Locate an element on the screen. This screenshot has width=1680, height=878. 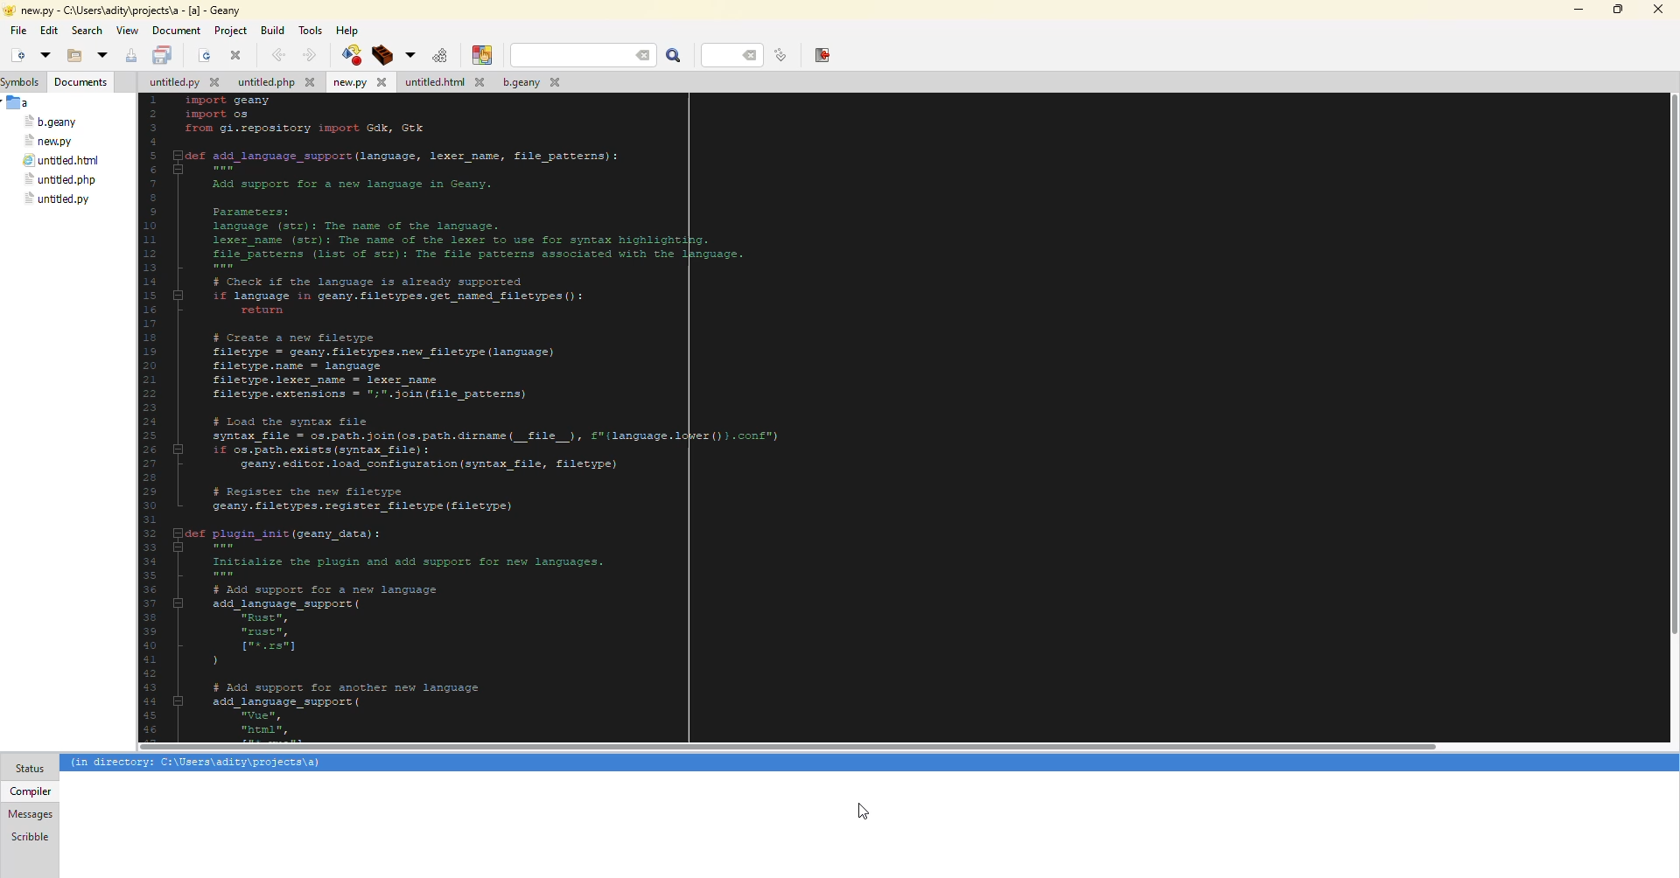
scroll bar is located at coordinates (1676, 383).